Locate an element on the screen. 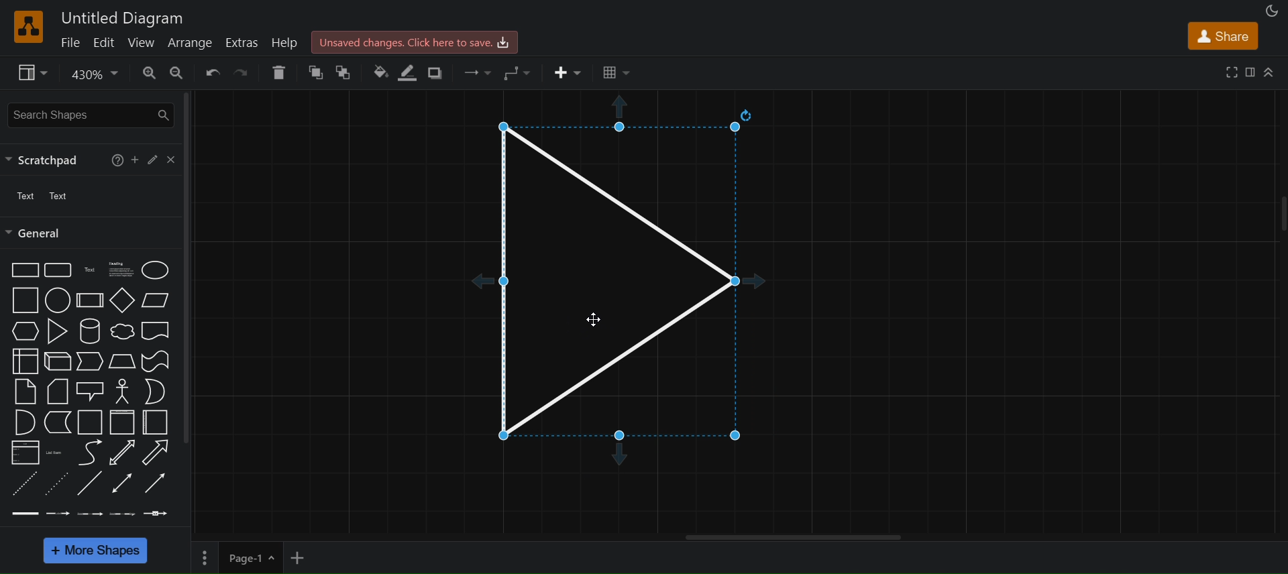 The width and height of the screenshot is (1288, 574). text  is located at coordinates (46, 196).